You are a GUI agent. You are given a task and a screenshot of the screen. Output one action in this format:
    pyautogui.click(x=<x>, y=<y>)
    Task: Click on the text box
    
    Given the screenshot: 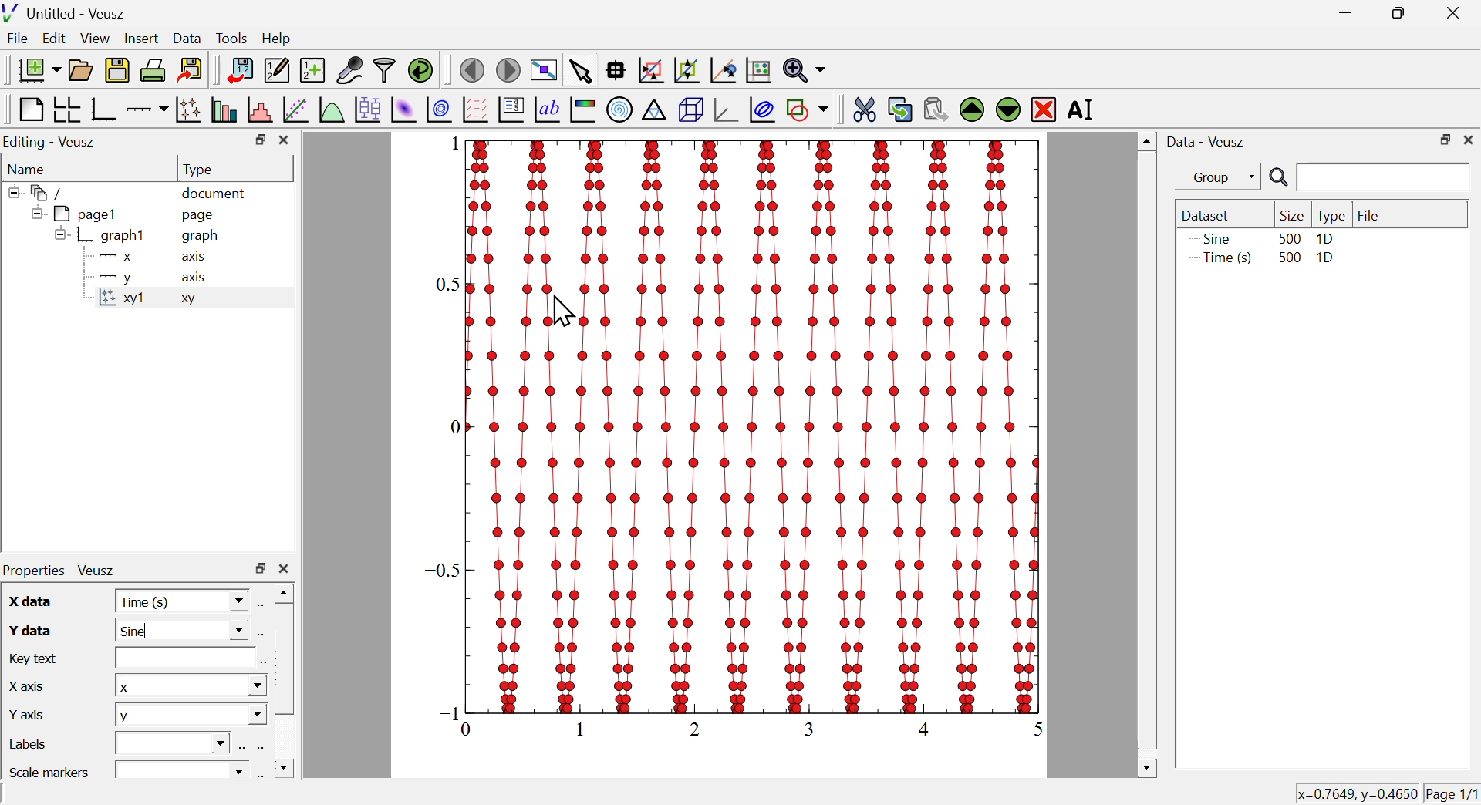 What is the action you would take?
    pyautogui.click(x=183, y=658)
    